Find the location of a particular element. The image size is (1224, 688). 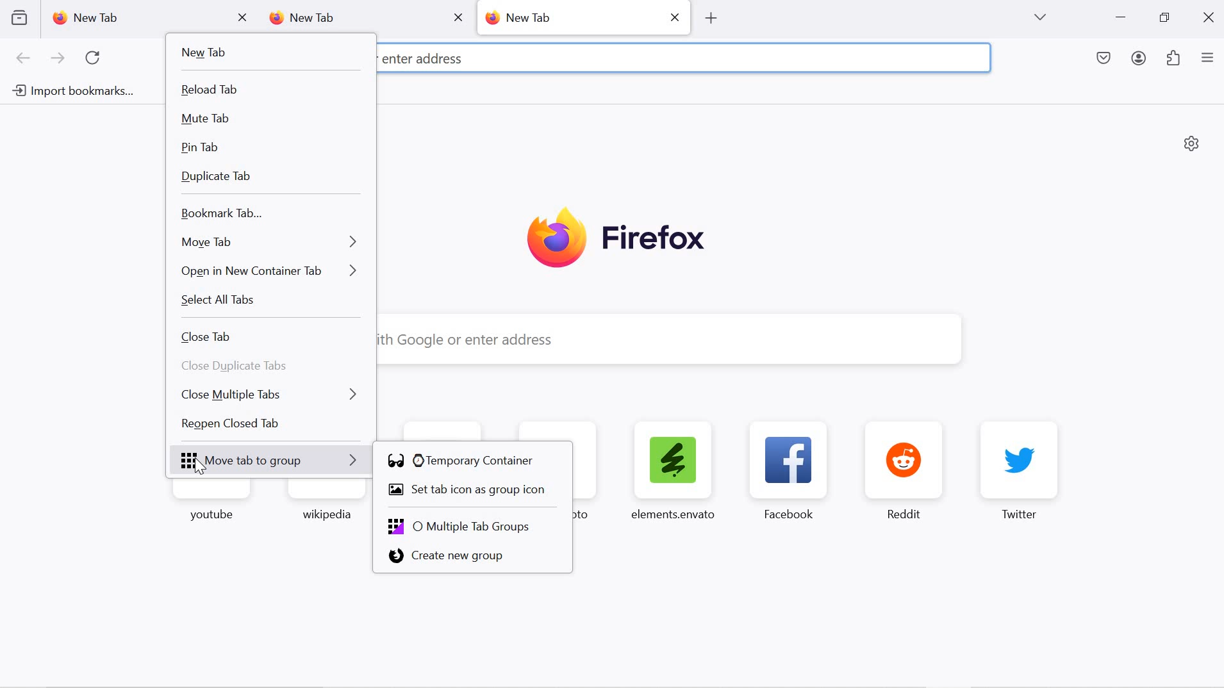

bookmark tab is located at coordinates (268, 214).